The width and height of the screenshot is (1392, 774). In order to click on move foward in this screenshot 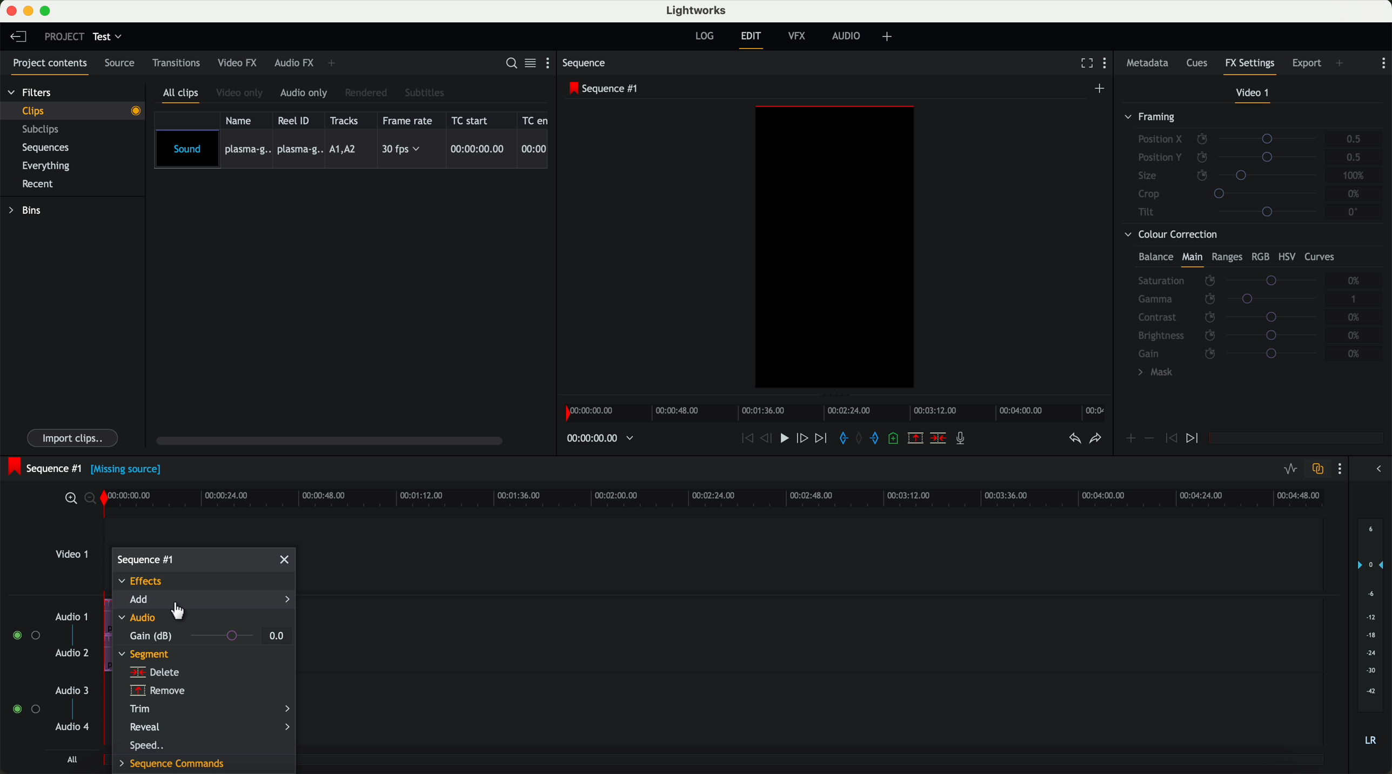, I will do `click(822, 439)`.